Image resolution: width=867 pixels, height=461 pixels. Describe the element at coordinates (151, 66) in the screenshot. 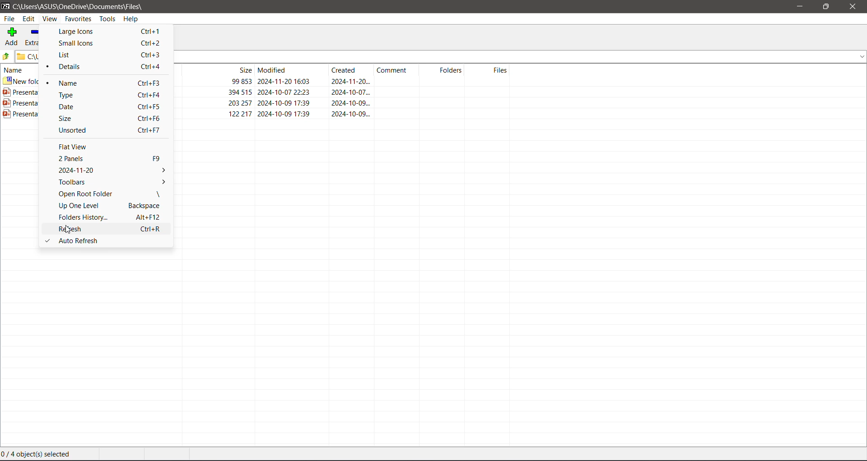

I see `Ctrl+4` at that location.